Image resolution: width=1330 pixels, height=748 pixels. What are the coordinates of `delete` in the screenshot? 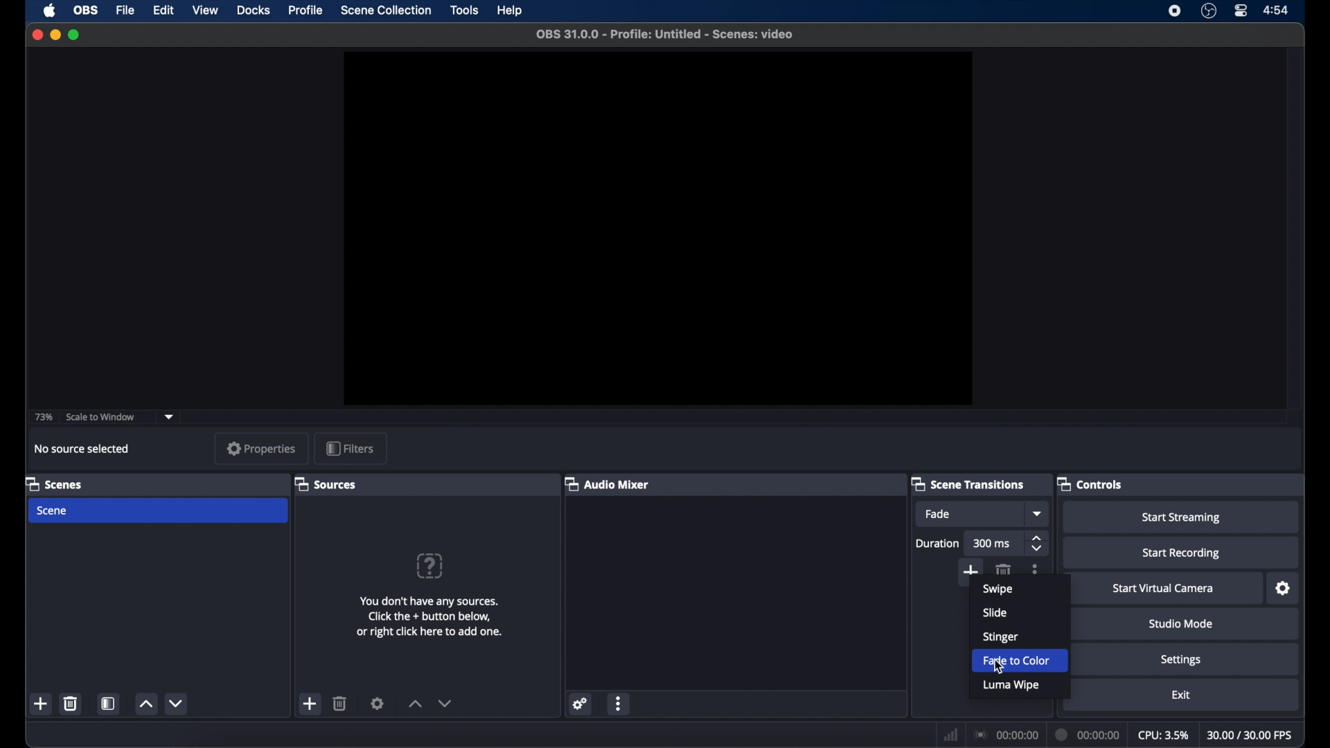 It's located at (70, 704).